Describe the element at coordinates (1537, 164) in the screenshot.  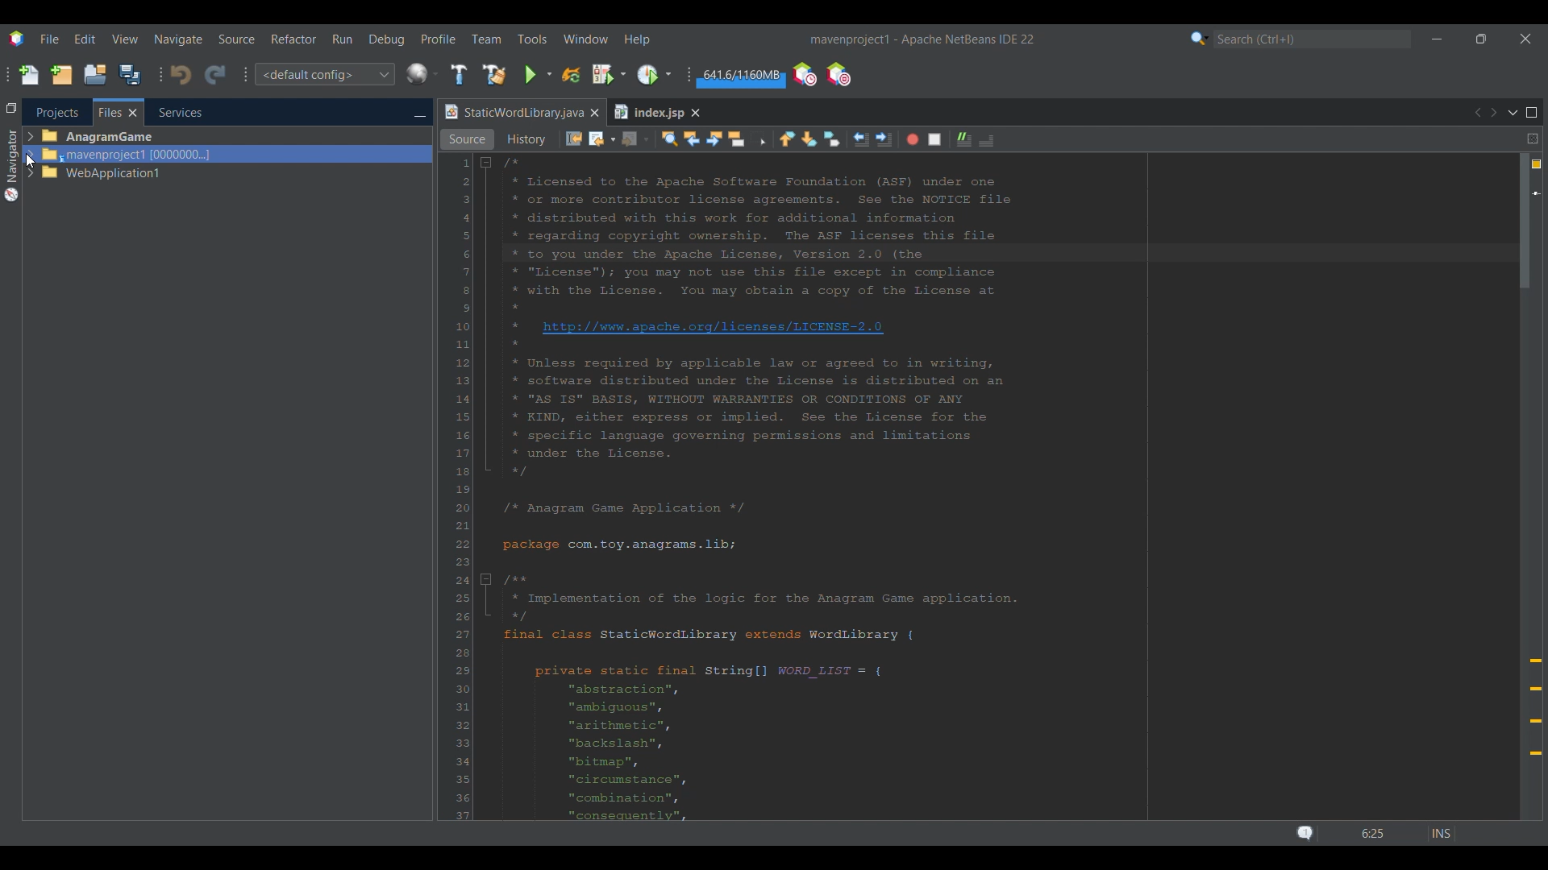
I see `No errors` at that location.